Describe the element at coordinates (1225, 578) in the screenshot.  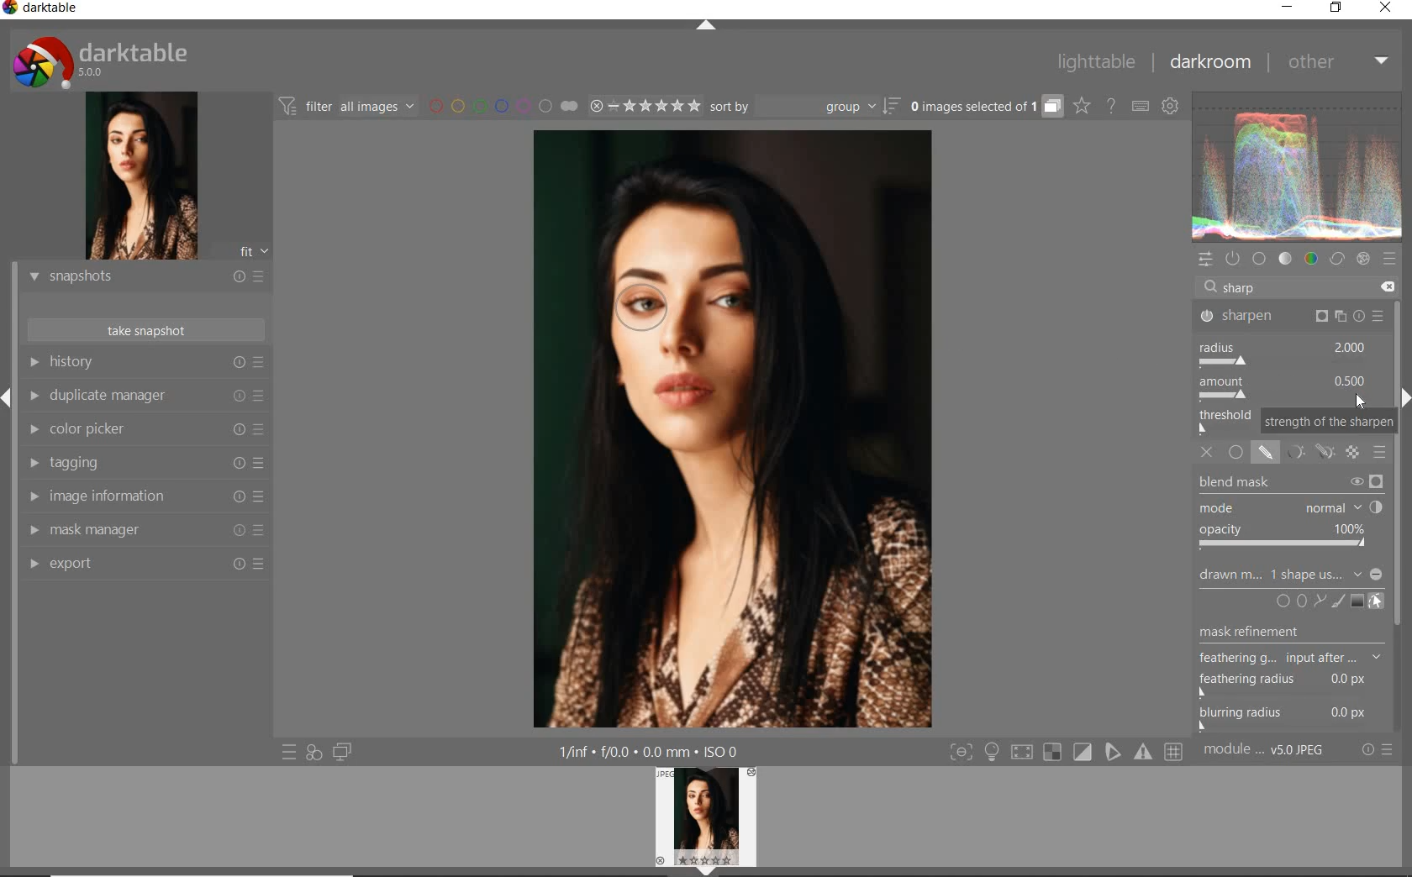
I see `drawn mask` at that location.